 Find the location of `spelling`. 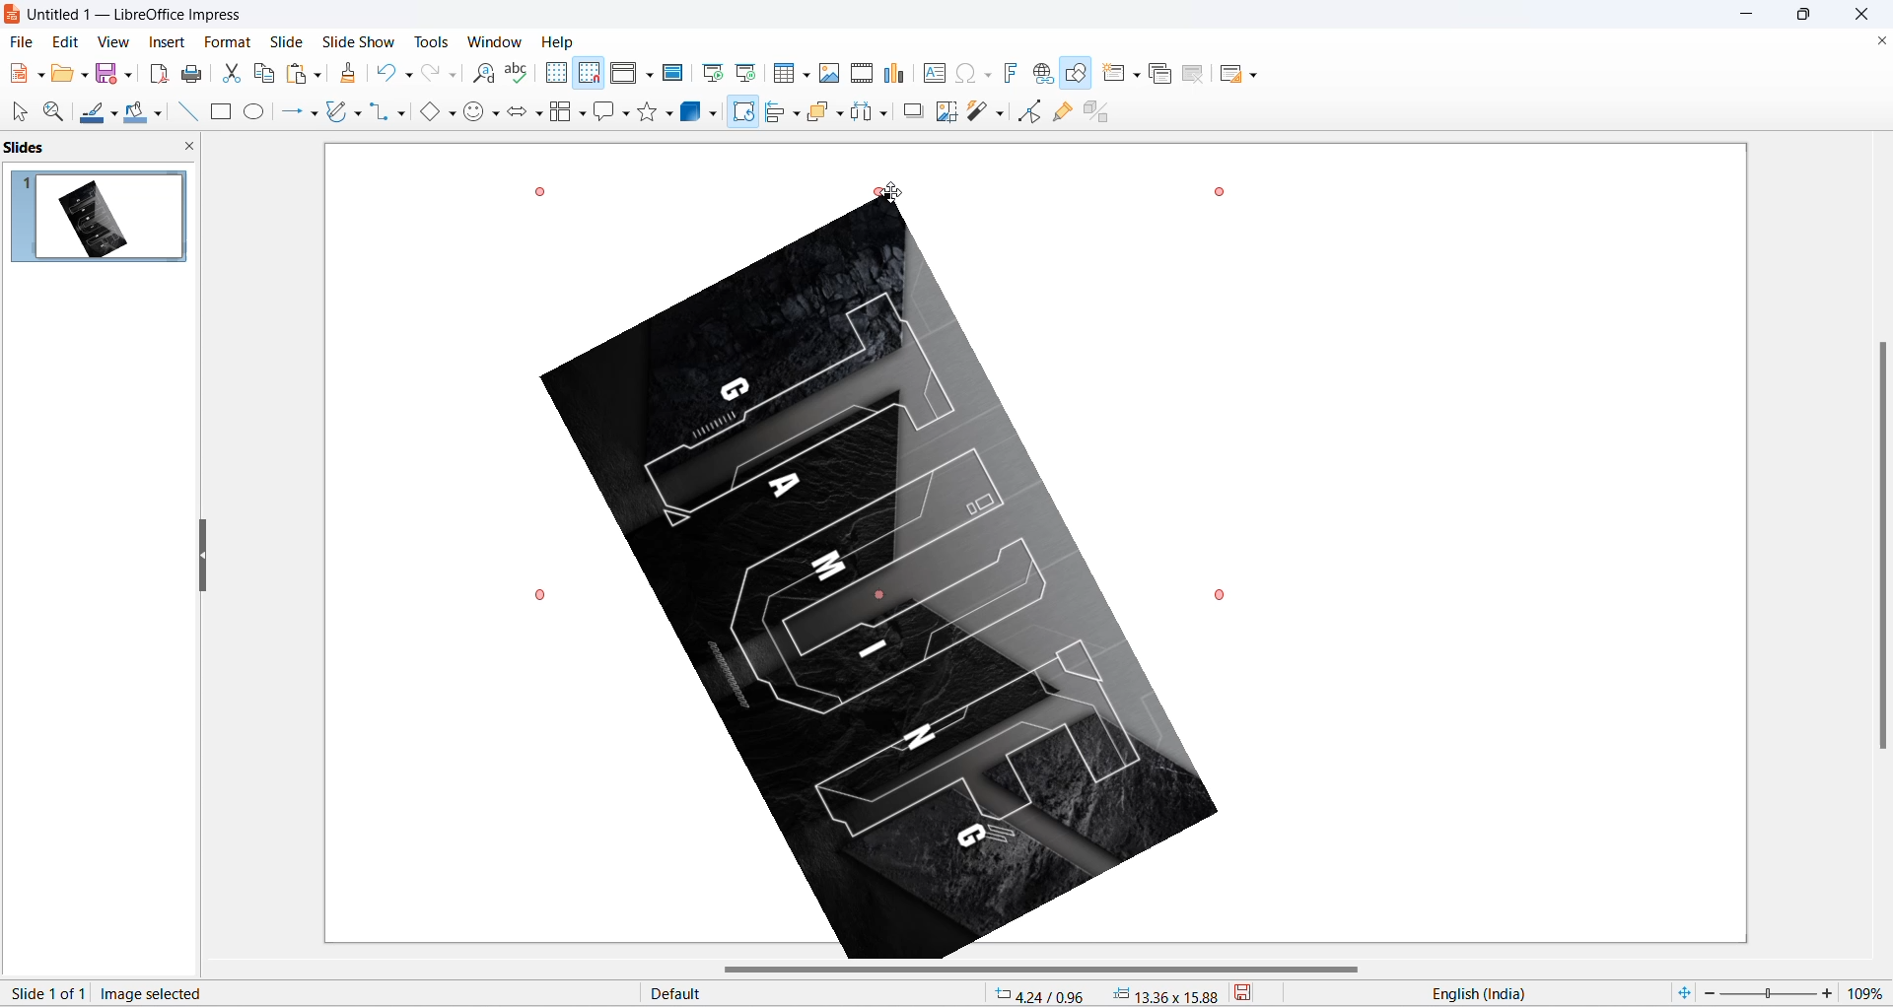

spelling is located at coordinates (517, 74).